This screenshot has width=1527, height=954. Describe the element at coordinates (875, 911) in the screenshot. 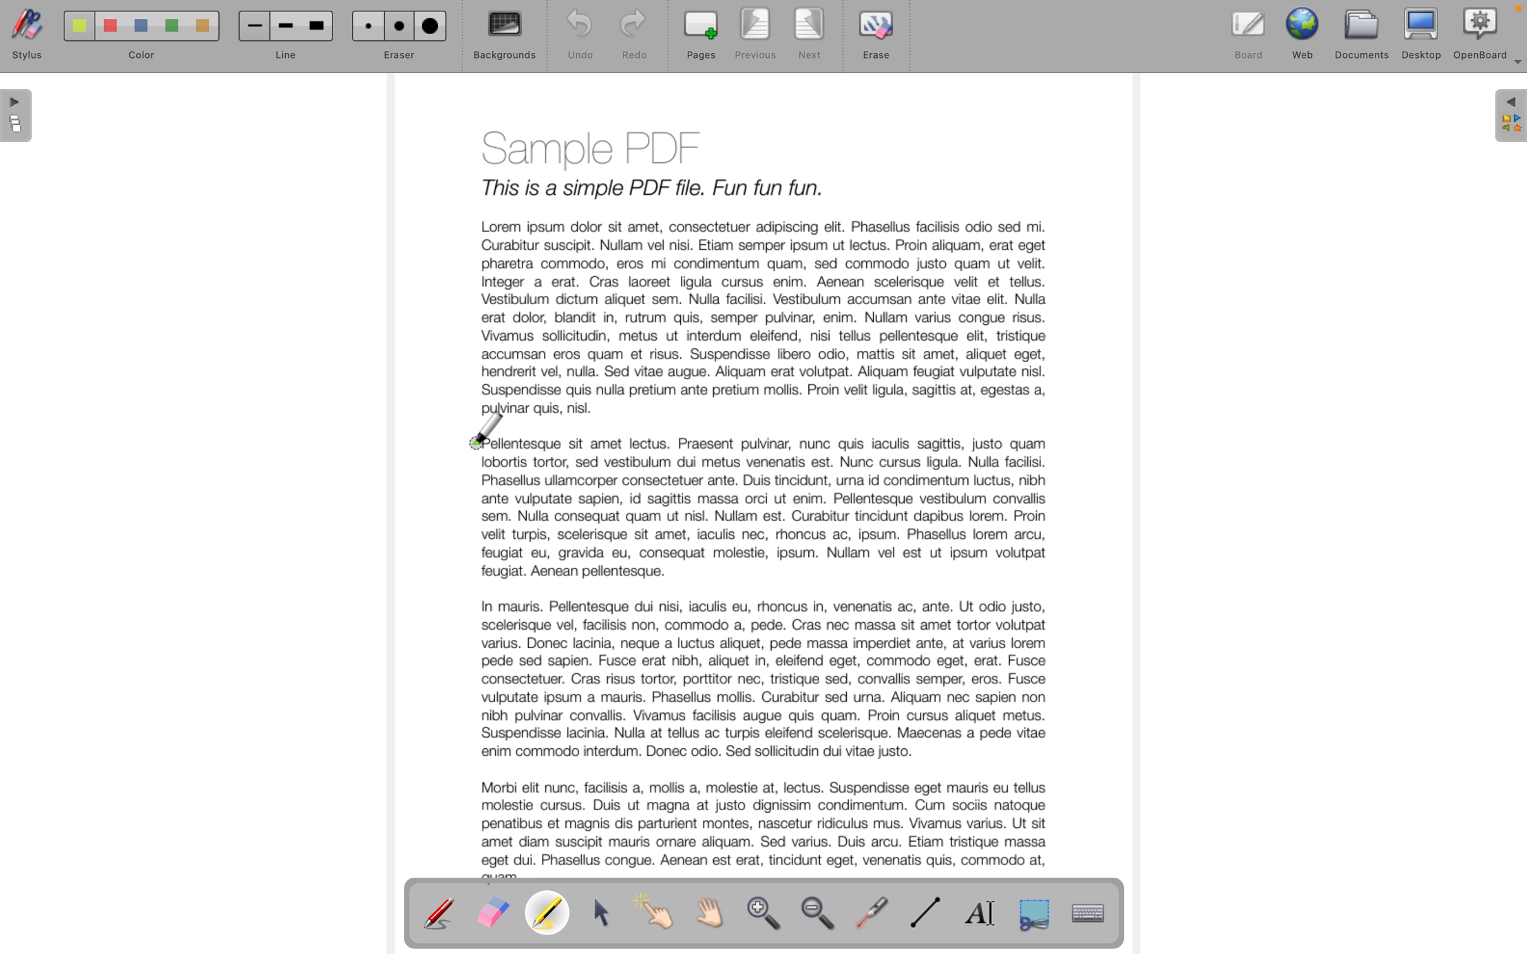

I see `virtual laser pointer` at that location.